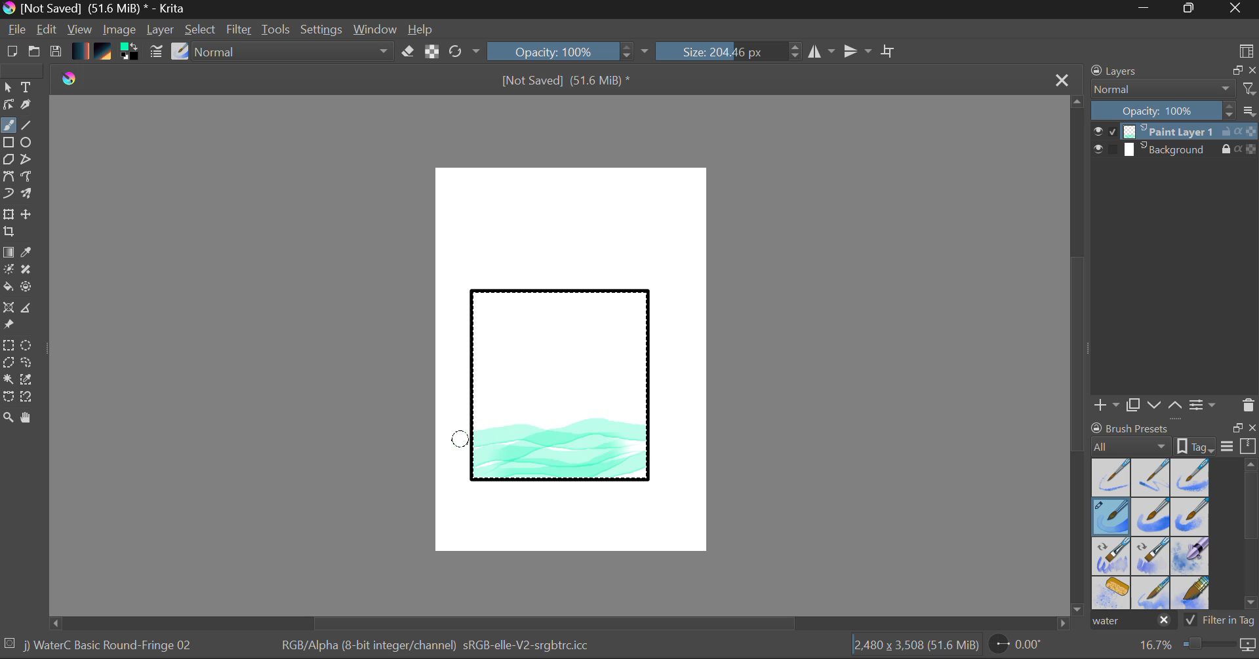 The width and height of the screenshot is (1259, 659). What do you see at coordinates (860, 52) in the screenshot?
I see `Horizontal Mirror Flip` at bounding box center [860, 52].